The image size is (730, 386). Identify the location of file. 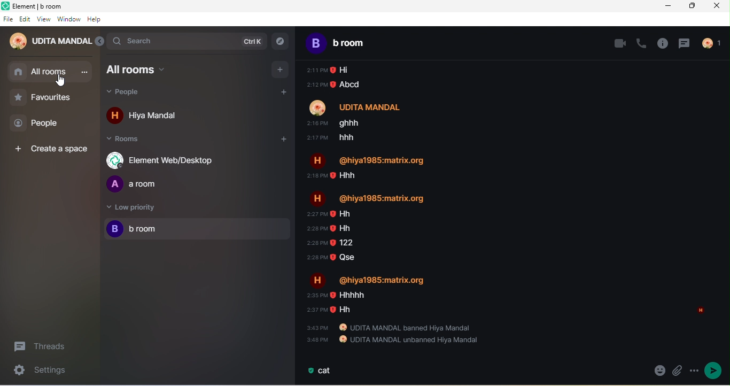
(7, 19).